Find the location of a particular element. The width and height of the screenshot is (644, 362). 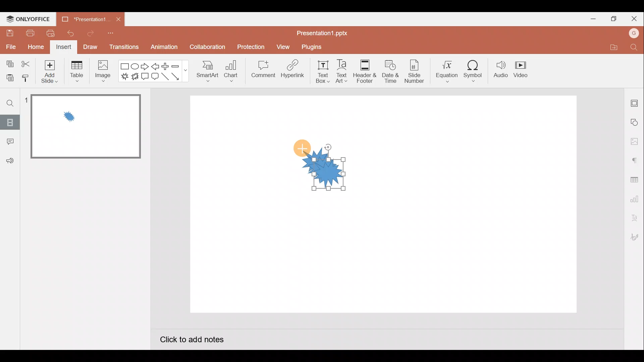

Hyperlink is located at coordinates (292, 70).